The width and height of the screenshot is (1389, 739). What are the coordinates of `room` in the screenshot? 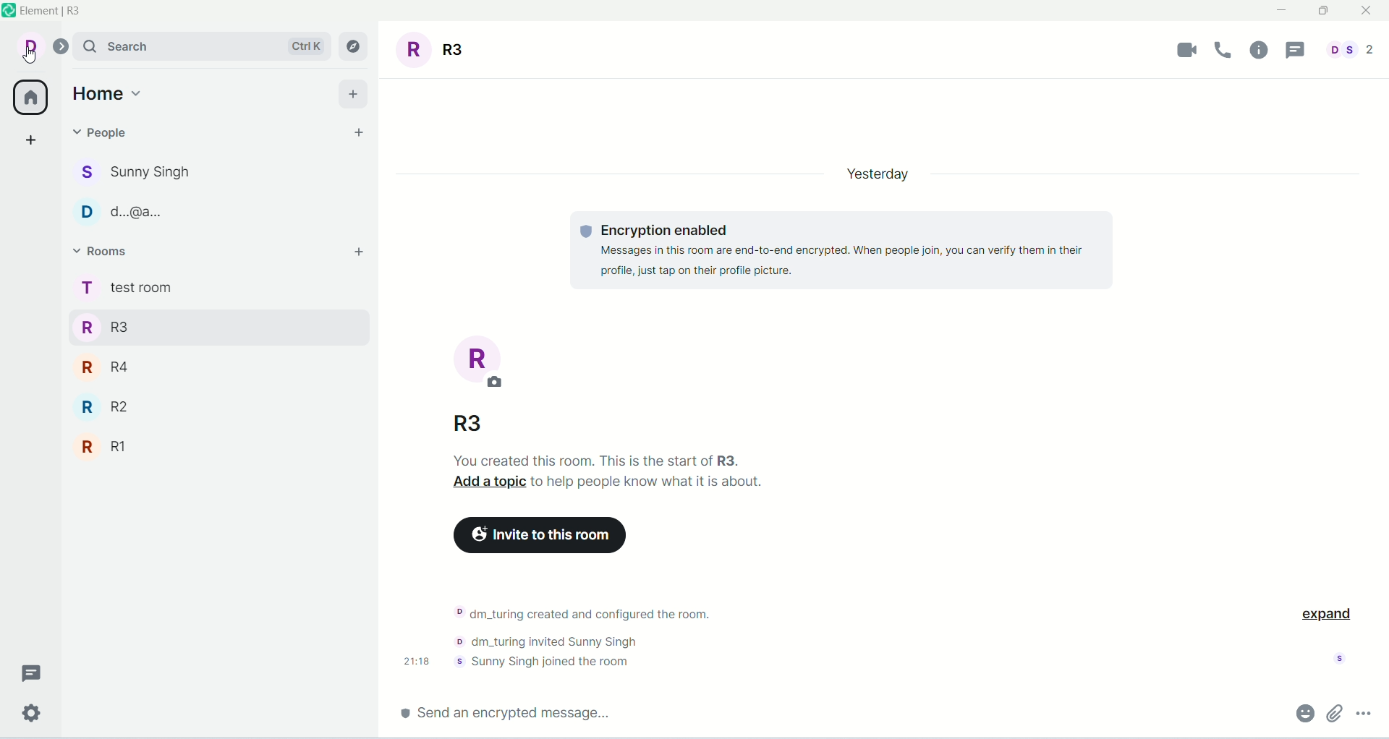 It's located at (437, 49).